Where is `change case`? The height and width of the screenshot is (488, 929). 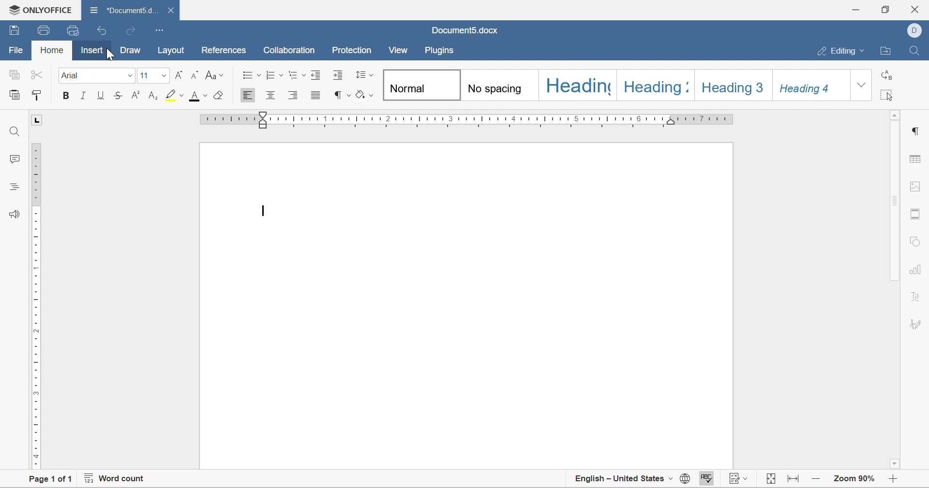
change case is located at coordinates (213, 74).